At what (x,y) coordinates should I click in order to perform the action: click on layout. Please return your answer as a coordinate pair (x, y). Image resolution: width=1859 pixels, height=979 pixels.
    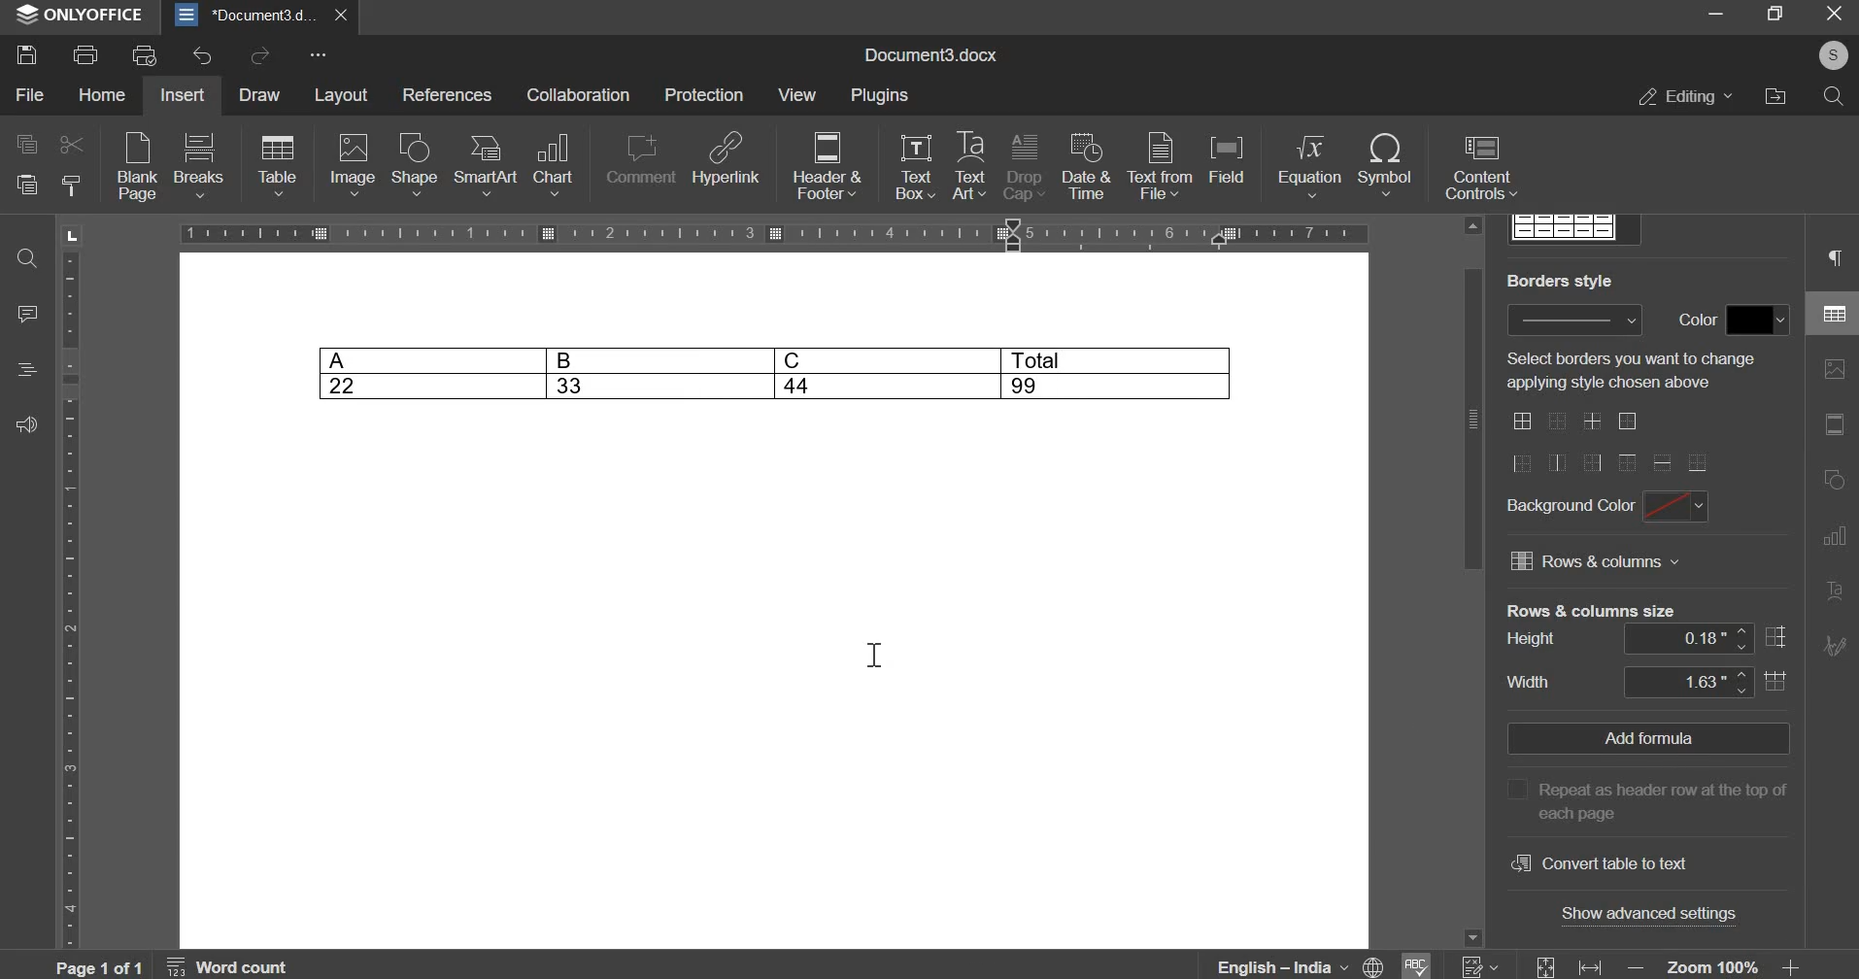
    Looking at the image, I should click on (344, 94).